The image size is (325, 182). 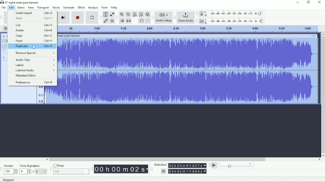 I want to click on TIME, so click(x=188, y=29).